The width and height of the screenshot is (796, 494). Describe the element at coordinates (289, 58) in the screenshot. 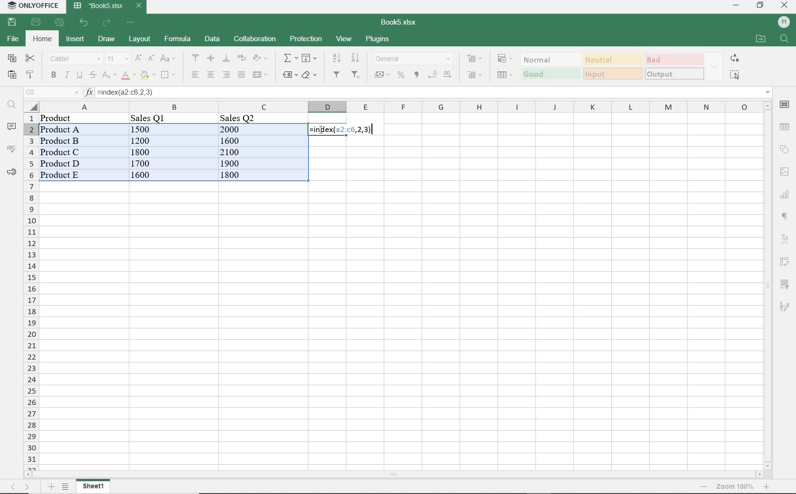

I see `summation` at that location.